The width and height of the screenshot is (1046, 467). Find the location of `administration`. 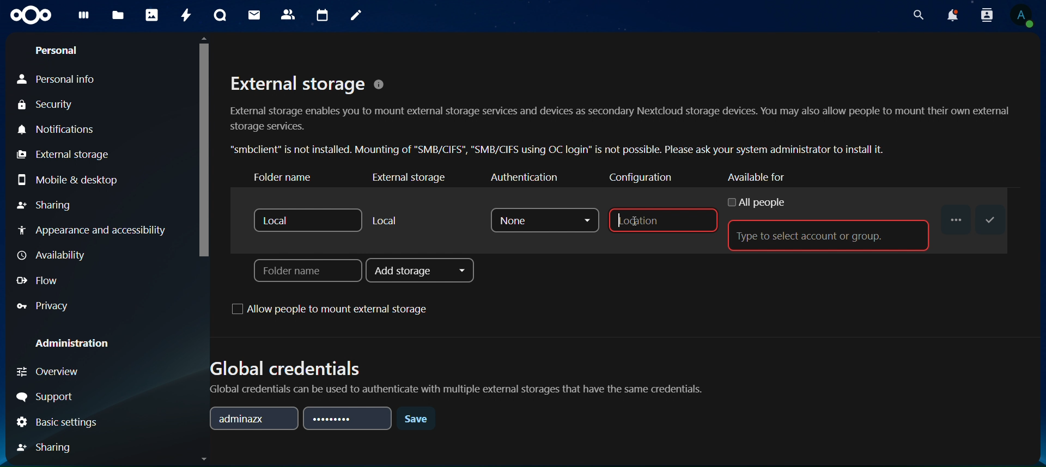

administration is located at coordinates (73, 345).